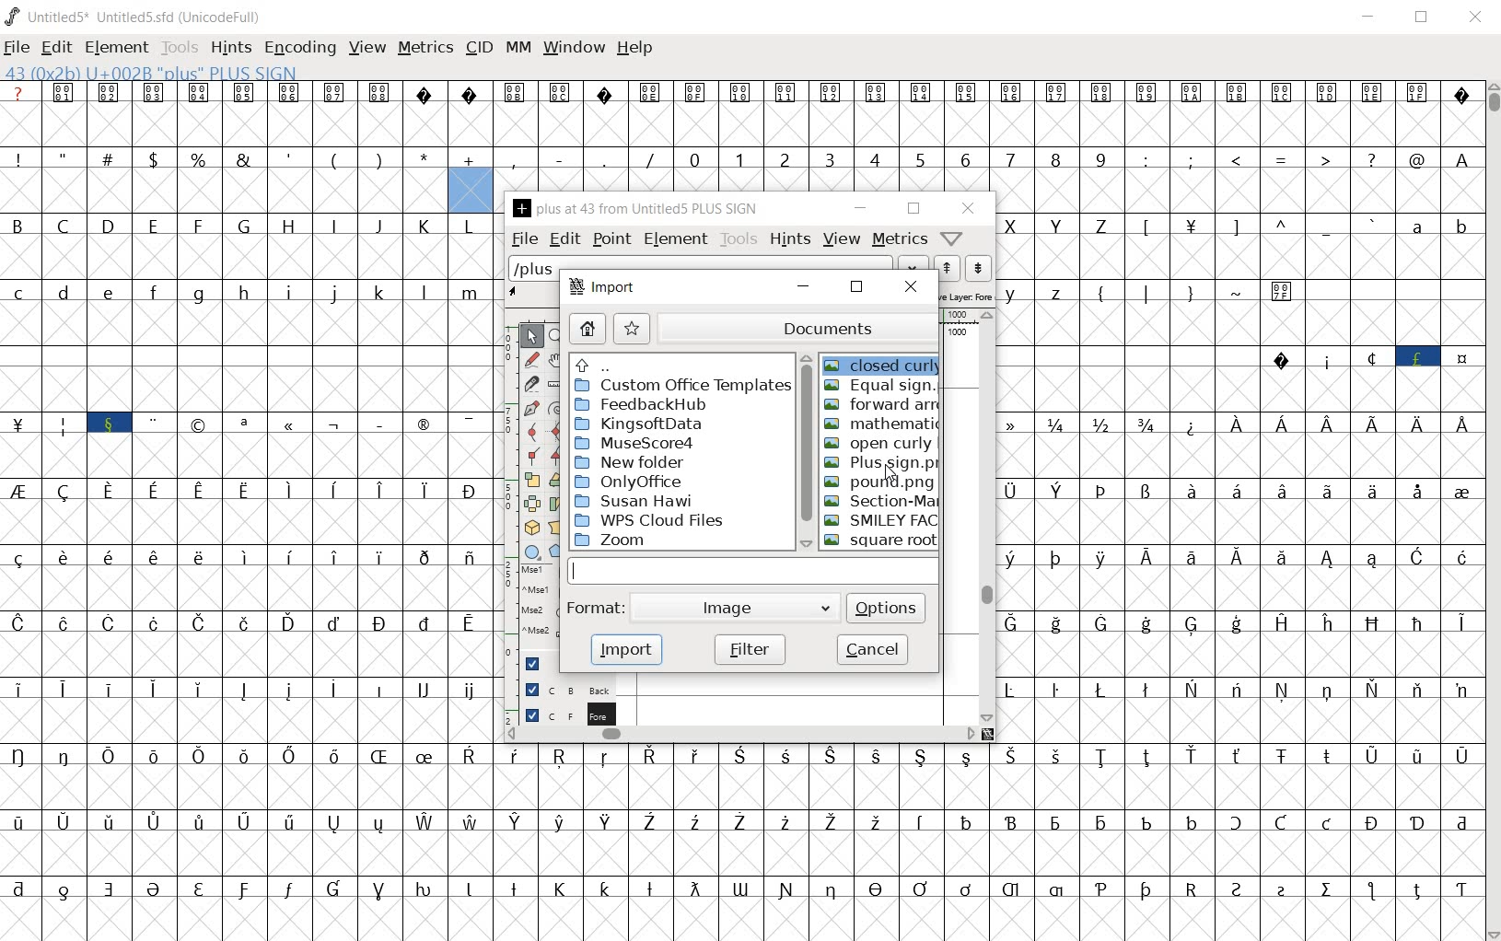 The height and width of the screenshot is (941, 1501). I want to click on UP directories, so click(678, 365).